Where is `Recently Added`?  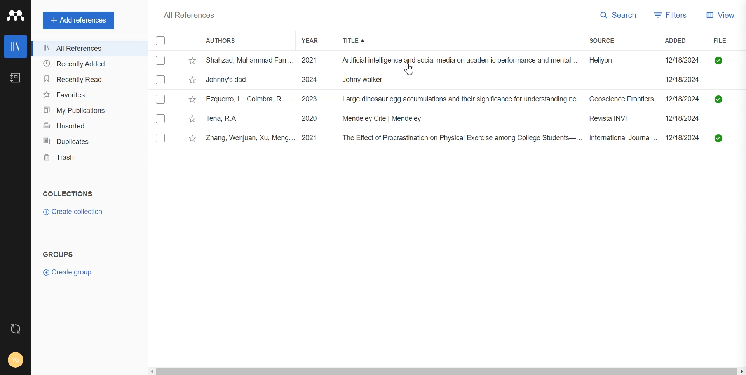 Recently Added is located at coordinates (83, 64).